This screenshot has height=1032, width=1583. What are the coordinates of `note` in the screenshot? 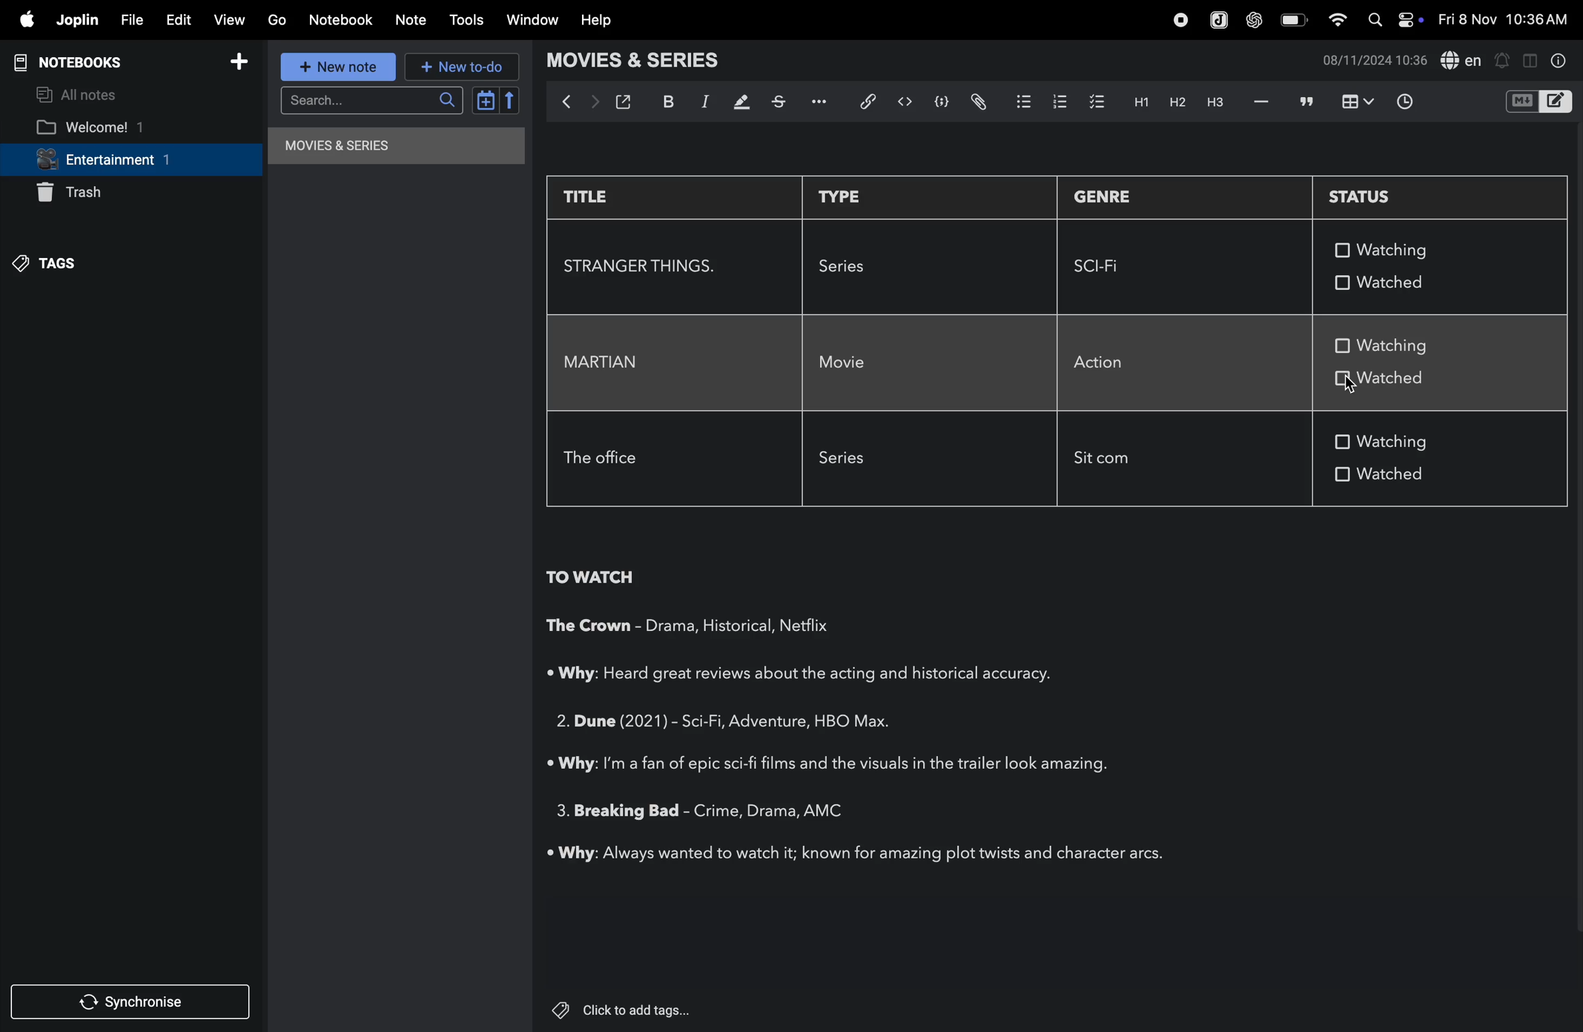 It's located at (412, 23).